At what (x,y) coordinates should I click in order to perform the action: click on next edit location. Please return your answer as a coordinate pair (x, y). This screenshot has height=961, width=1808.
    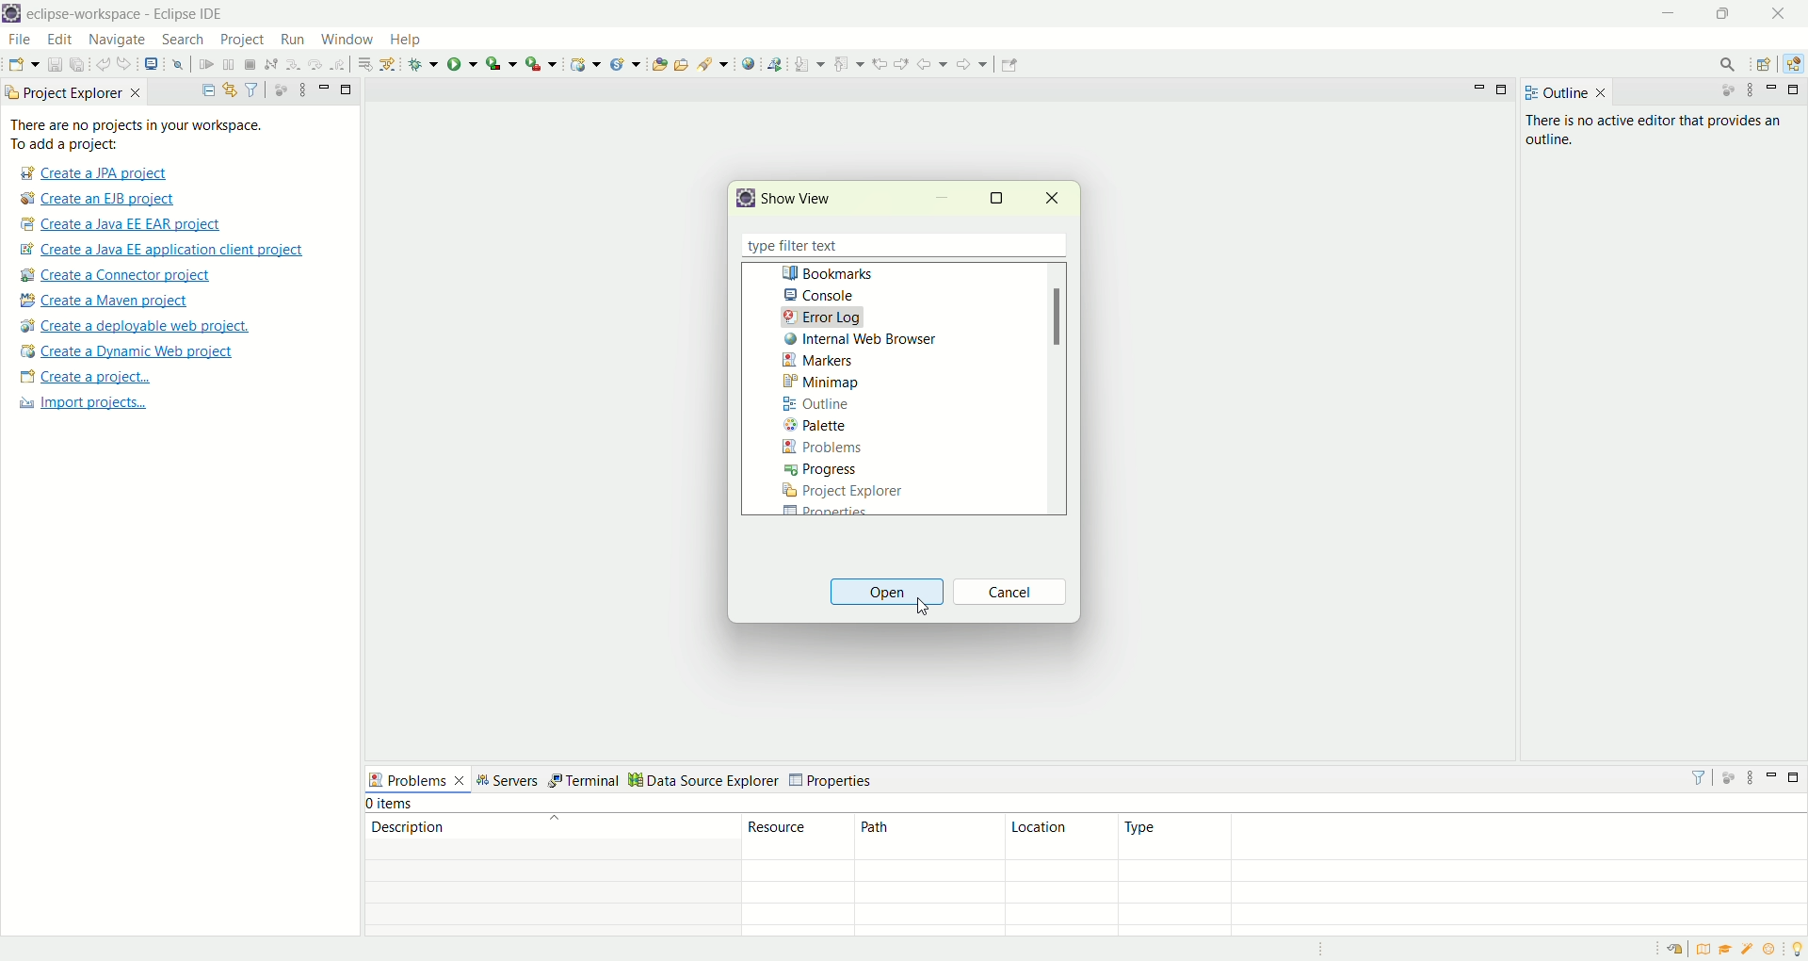
    Looking at the image, I should click on (902, 62).